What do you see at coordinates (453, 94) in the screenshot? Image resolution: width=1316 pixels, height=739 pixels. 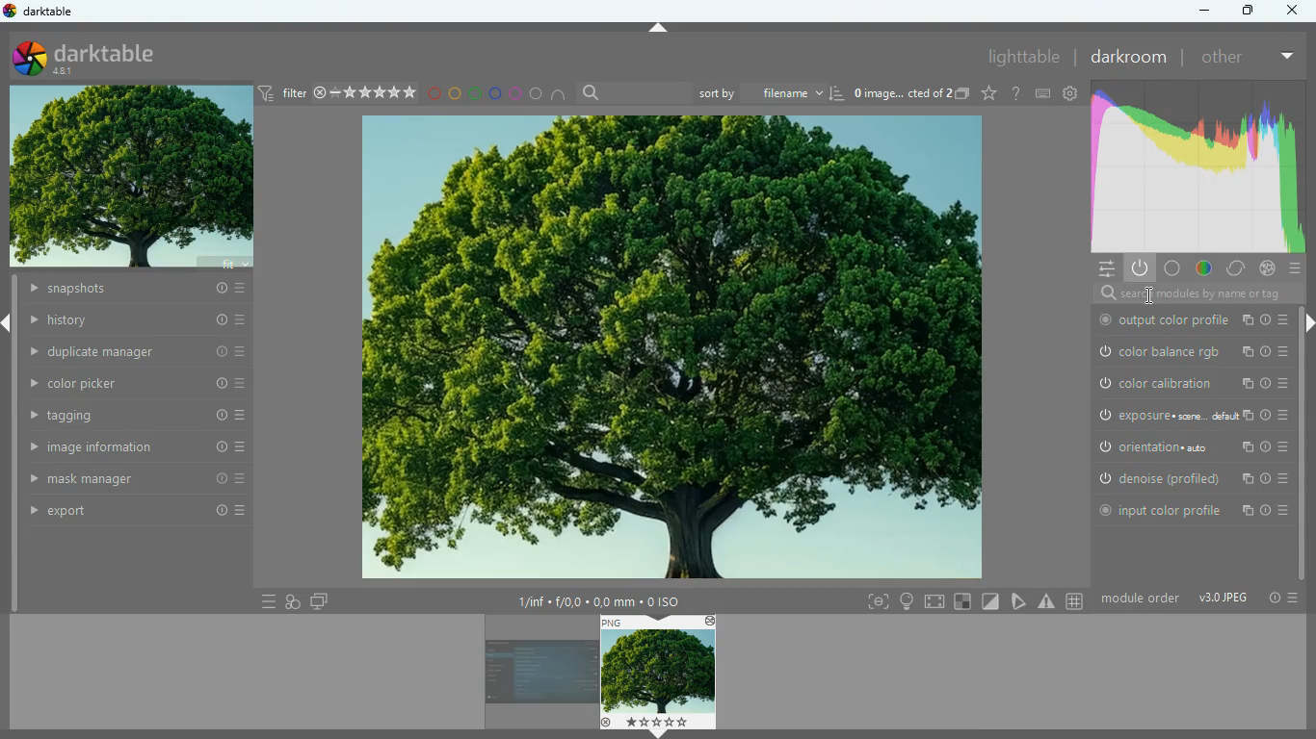 I see `yellow` at bounding box center [453, 94].